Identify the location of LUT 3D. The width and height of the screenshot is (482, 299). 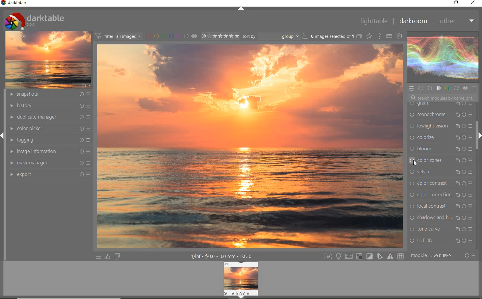
(439, 241).